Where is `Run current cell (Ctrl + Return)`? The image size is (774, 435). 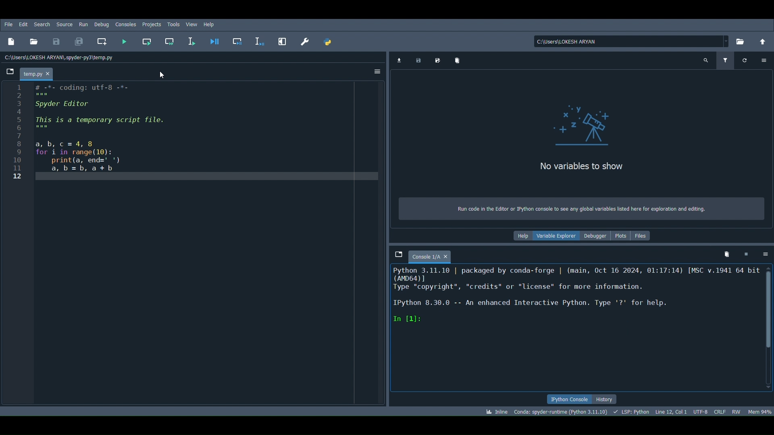
Run current cell (Ctrl + Return) is located at coordinates (148, 40).